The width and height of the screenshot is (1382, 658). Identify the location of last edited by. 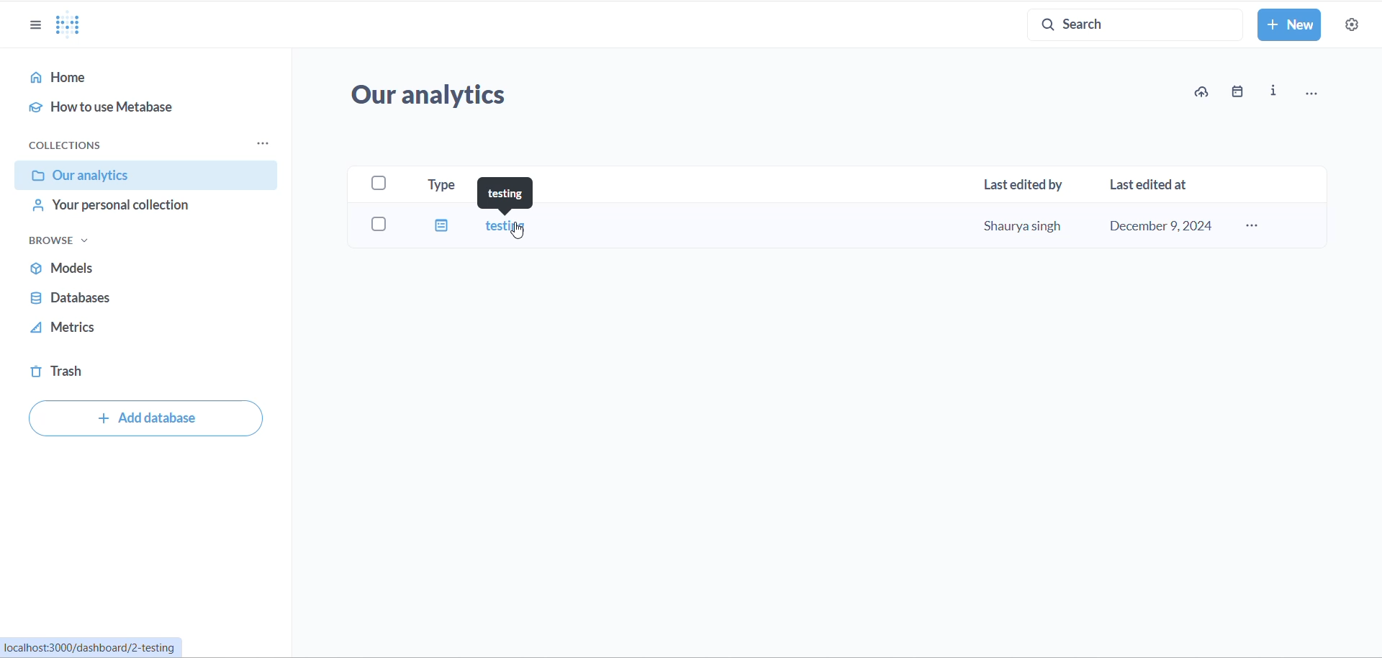
(1021, 182).